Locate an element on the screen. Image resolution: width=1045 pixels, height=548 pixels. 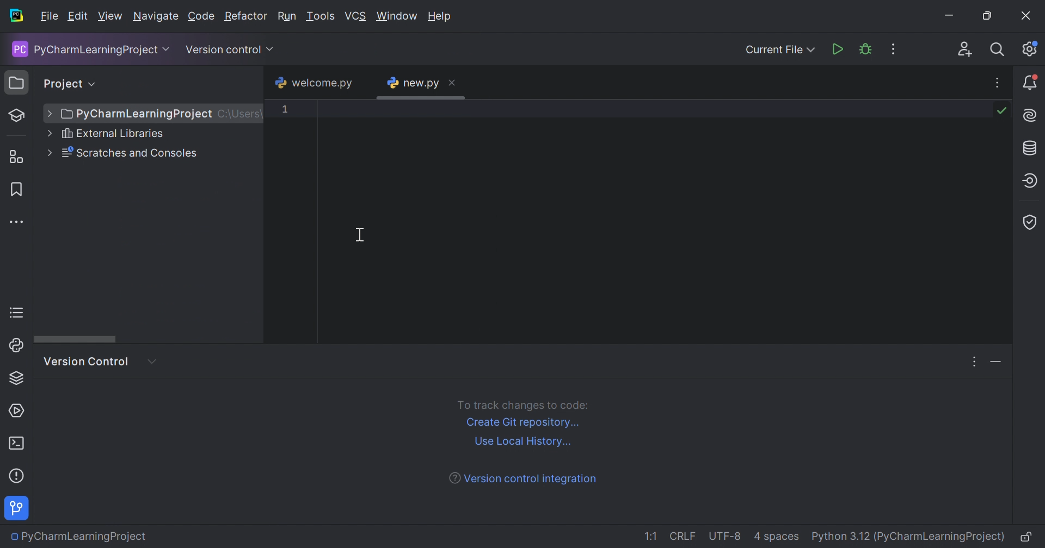
Current File is located at coordinates (781, 51).